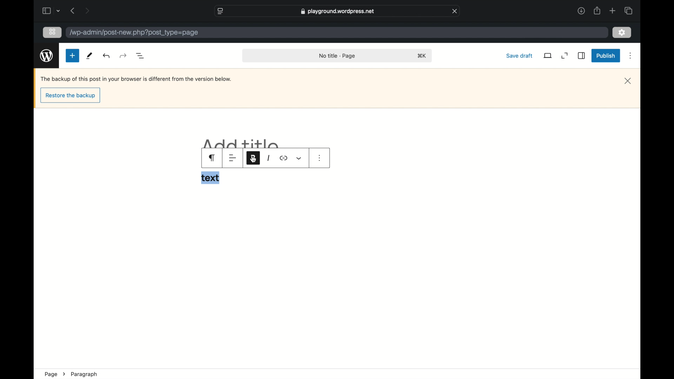  What do you see at coordinates (422, 56) in the screenshot?
I see `shortcut` at bounding box center [422, 56].